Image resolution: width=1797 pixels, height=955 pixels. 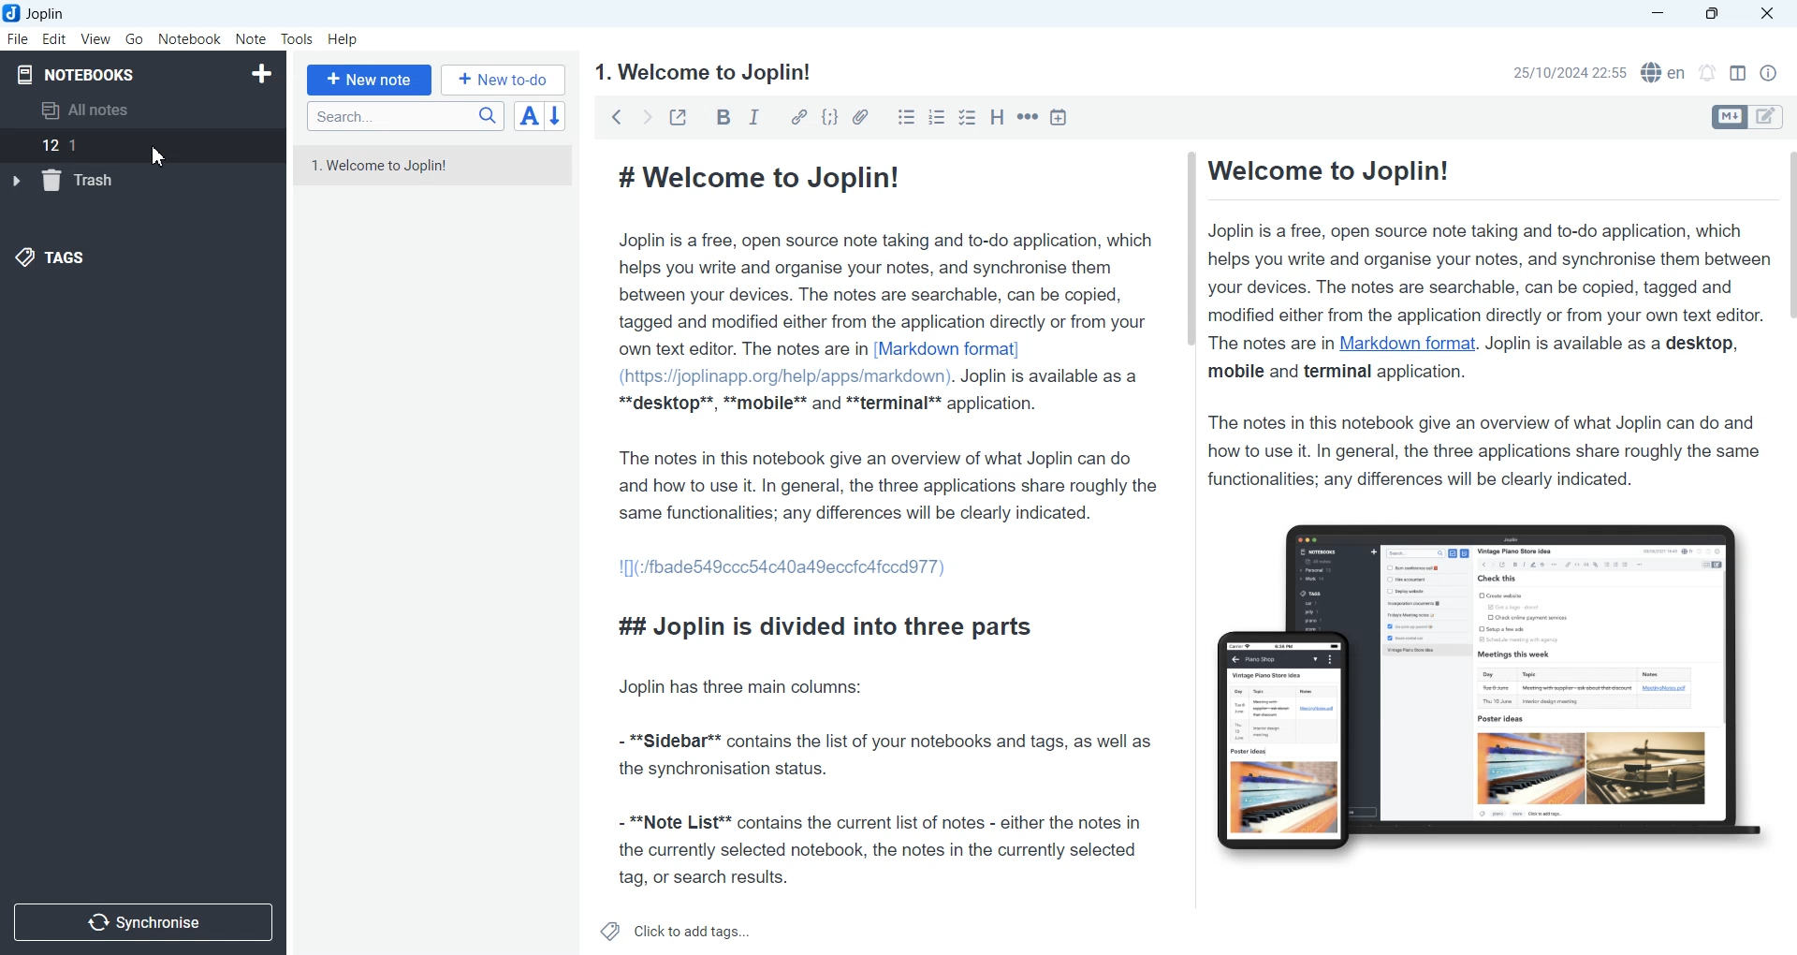 What do you see at coordinates (529, 115) in the screenshot?
I see `Toggle sort order field` at bounding box center [529, 115].